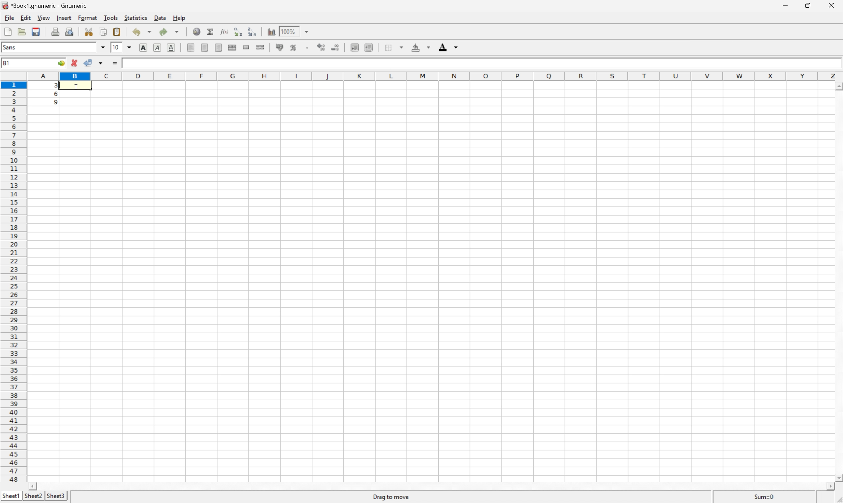 The width and height of the screenshot is (843, 503). I want to click on Insert, so click(64, 18).